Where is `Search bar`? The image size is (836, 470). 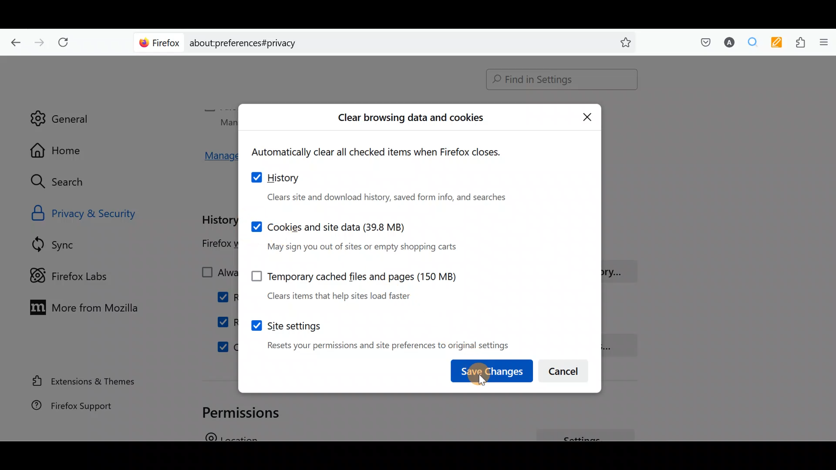 Search bar is located at coordinates (388, 41).